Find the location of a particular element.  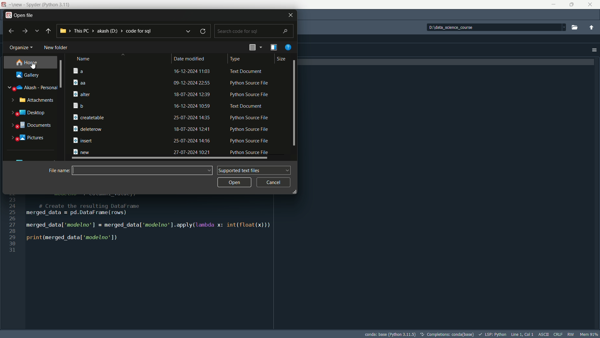

~\new ~ is located at coordinates (16, 4).